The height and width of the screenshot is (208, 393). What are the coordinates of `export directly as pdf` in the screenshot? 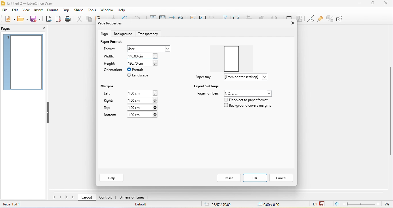 It's located at (58, 19).